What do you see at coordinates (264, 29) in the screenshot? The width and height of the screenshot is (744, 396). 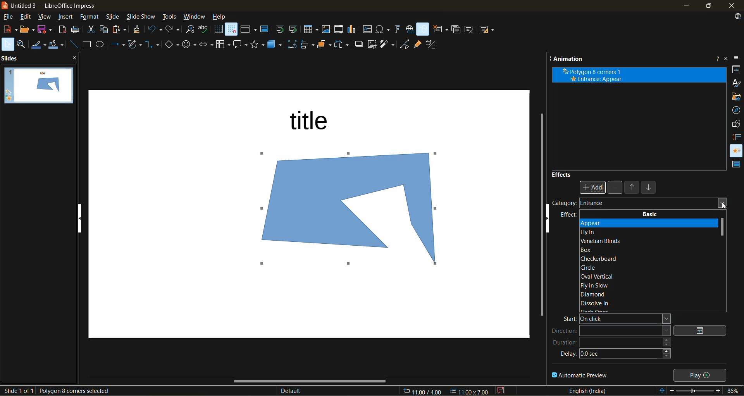 I see `master slide` at bounding box center [264, 29].